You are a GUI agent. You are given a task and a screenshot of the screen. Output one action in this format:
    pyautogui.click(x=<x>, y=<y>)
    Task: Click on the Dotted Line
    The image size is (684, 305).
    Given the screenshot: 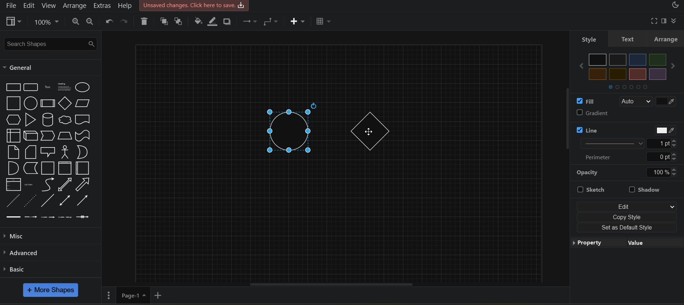 What is the action you would take?
    pyautogui.click(x=30, y=200)
    